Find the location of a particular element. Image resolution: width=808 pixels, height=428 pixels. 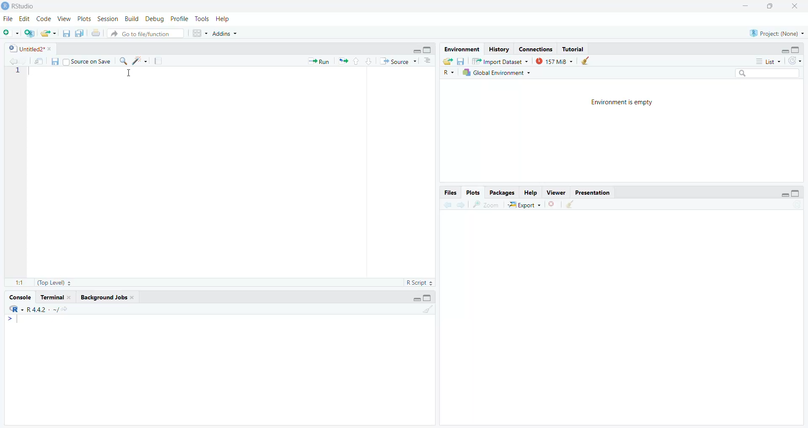

| Source on Save is located at coordinates (88, 61).